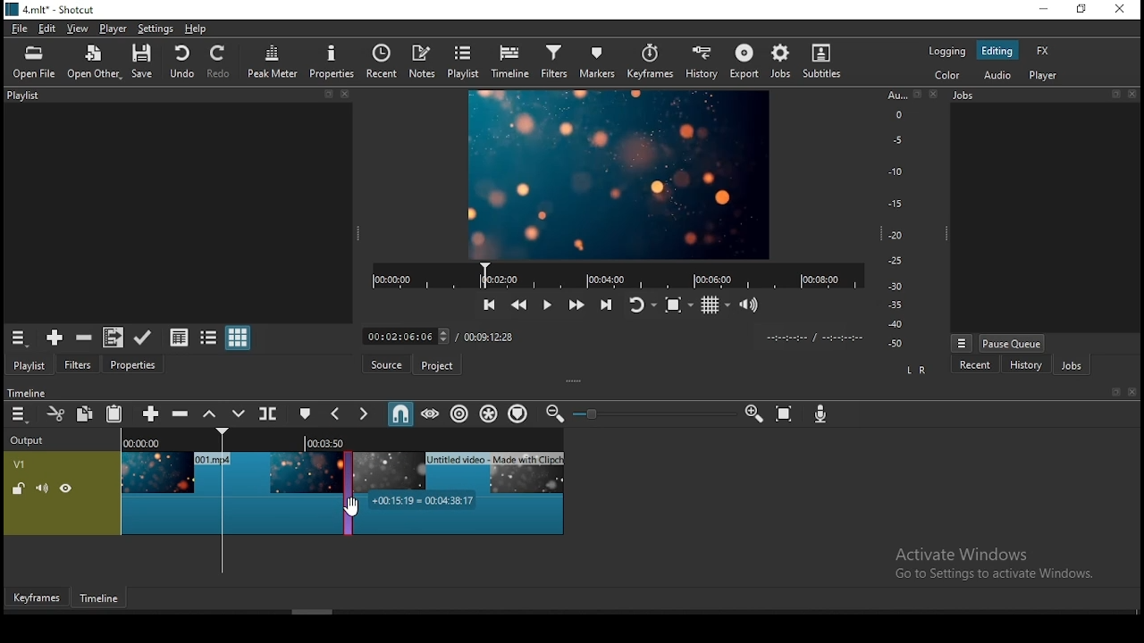 This screenshot has width=1144, height=643. I want to click on project, so click(435, 364).